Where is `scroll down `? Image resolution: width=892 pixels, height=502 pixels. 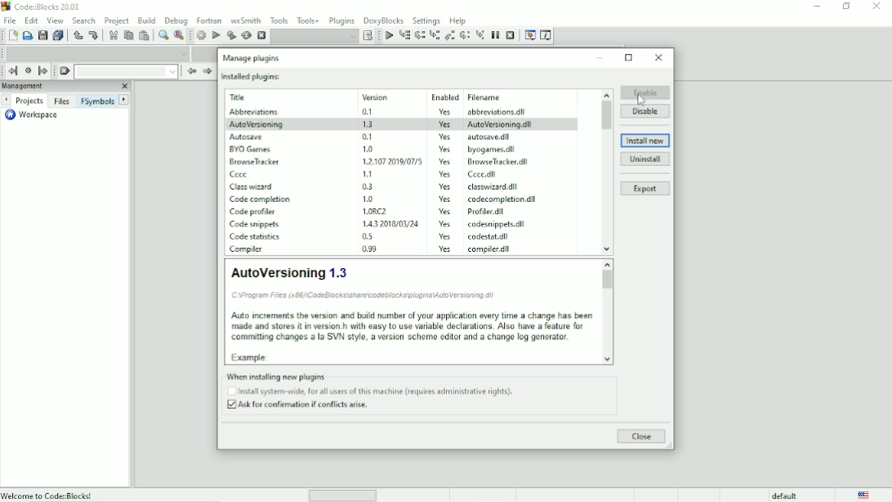 scroll down  is located at coordinates (607, 249).